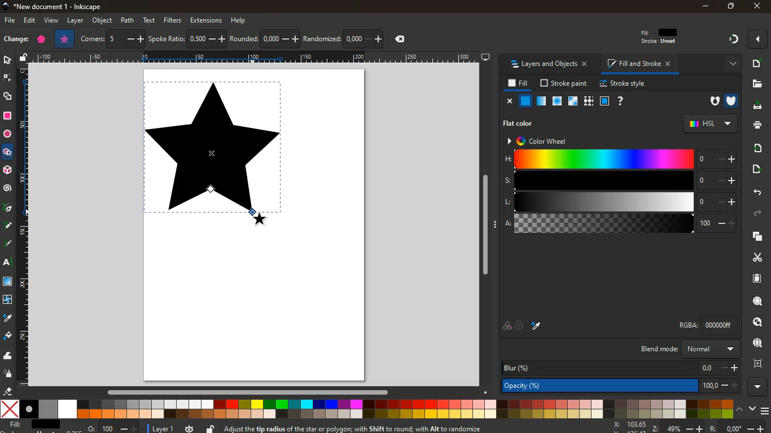 The height and width of the screenshot is (433, 771). Describe the element at coordinates (637, 65) in the screenshot. I see `fill and stroke` at that location.